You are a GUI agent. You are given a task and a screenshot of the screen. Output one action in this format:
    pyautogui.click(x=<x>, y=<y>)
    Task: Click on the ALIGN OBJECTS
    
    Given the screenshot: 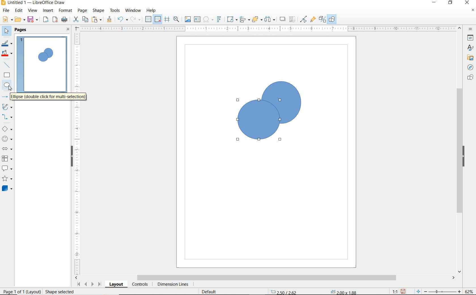 What is the action you would take?
    pyautogui.click(x=244, y=20)
    